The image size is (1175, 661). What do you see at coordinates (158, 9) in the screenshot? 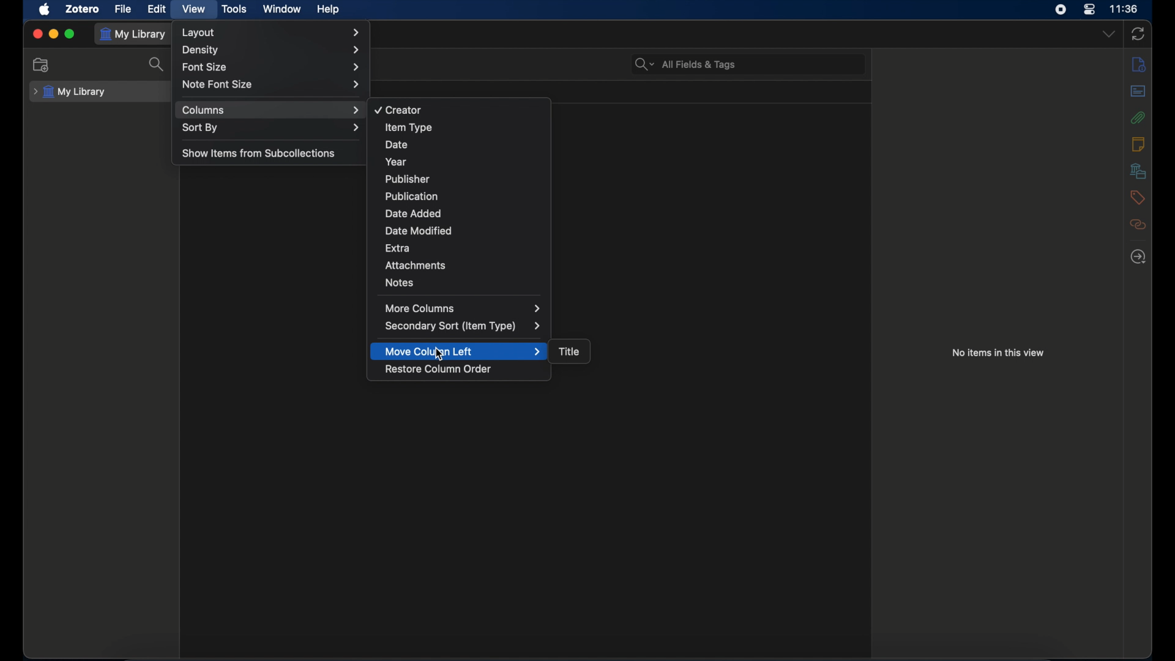
I see `edit` at bounding box center [158, 9].